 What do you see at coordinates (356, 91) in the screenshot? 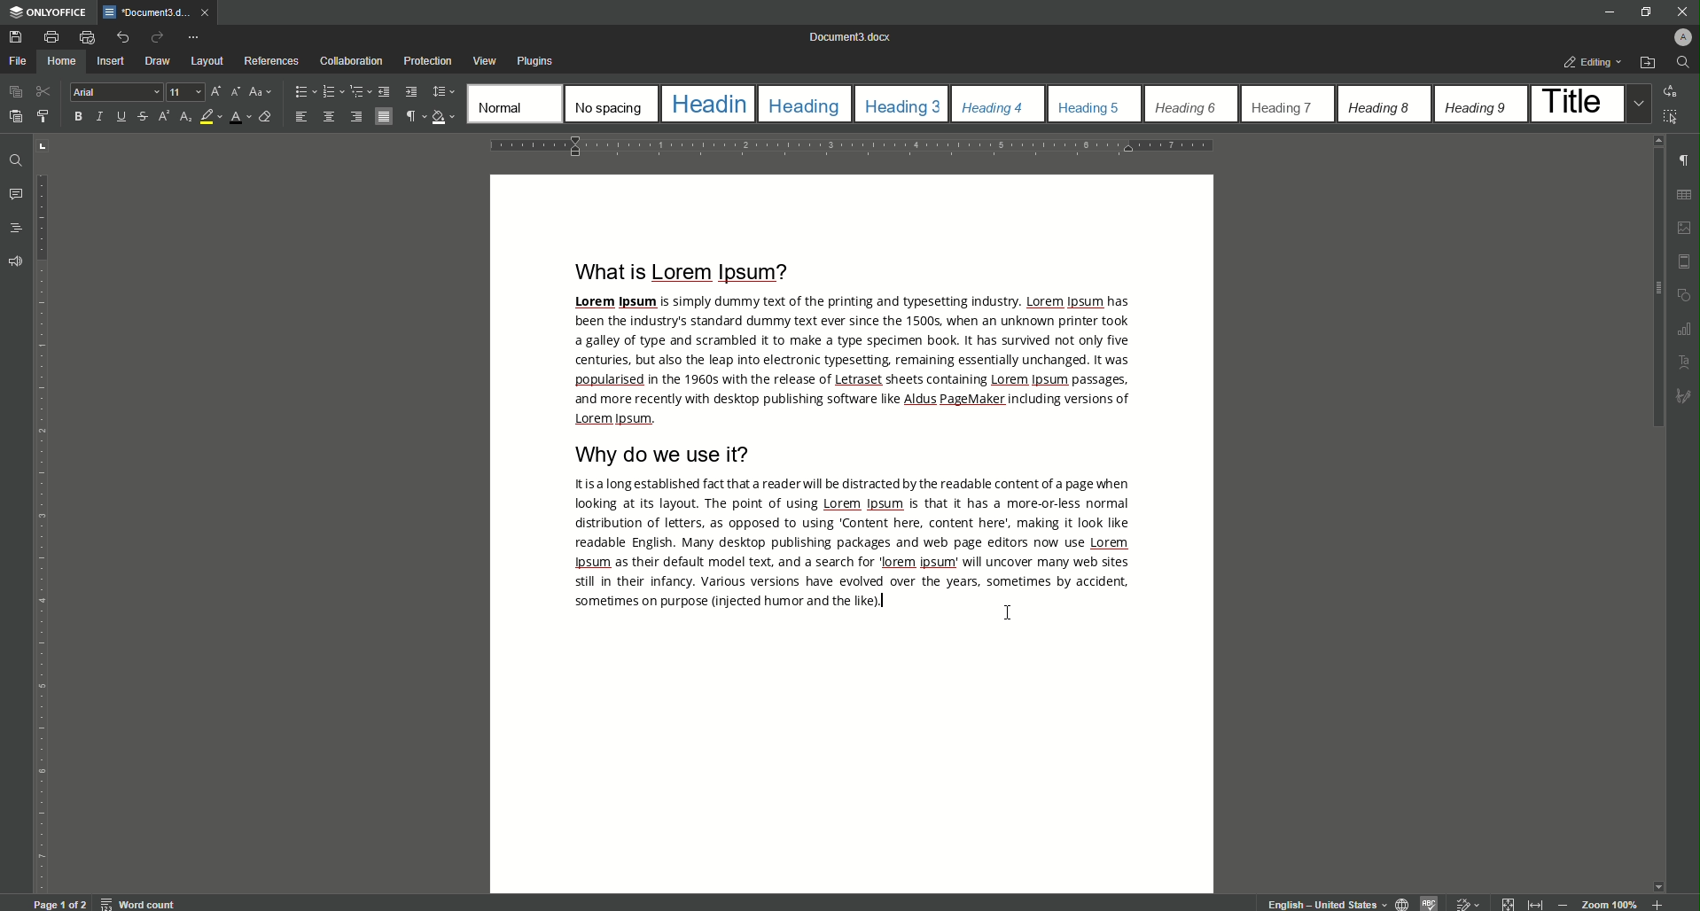
I see `Multilevel List` at bounding box center [356, 91].